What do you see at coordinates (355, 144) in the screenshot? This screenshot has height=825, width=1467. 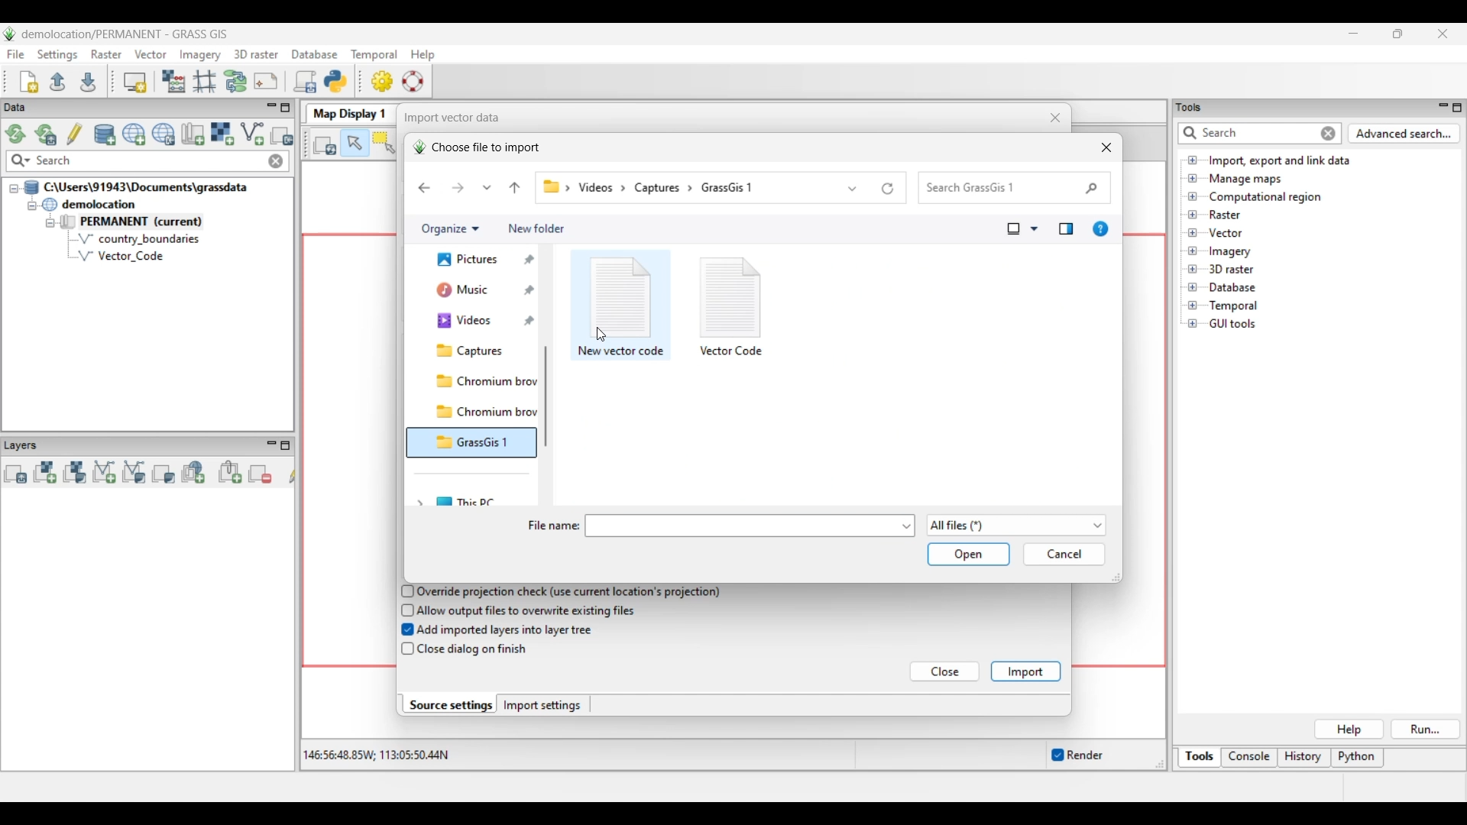 I see `Pointer, current highlighted selection` at bounding box center [355, 144].